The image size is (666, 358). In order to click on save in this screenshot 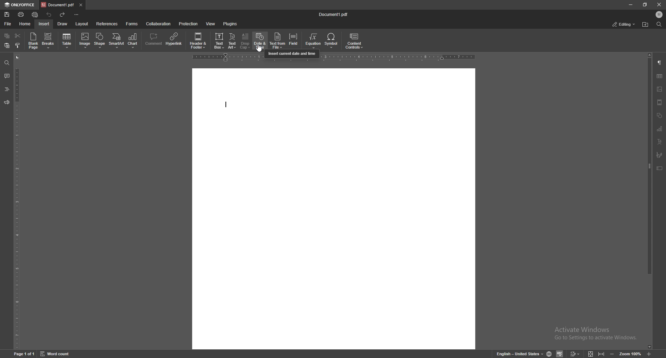, I will do `click(7, 15)`.